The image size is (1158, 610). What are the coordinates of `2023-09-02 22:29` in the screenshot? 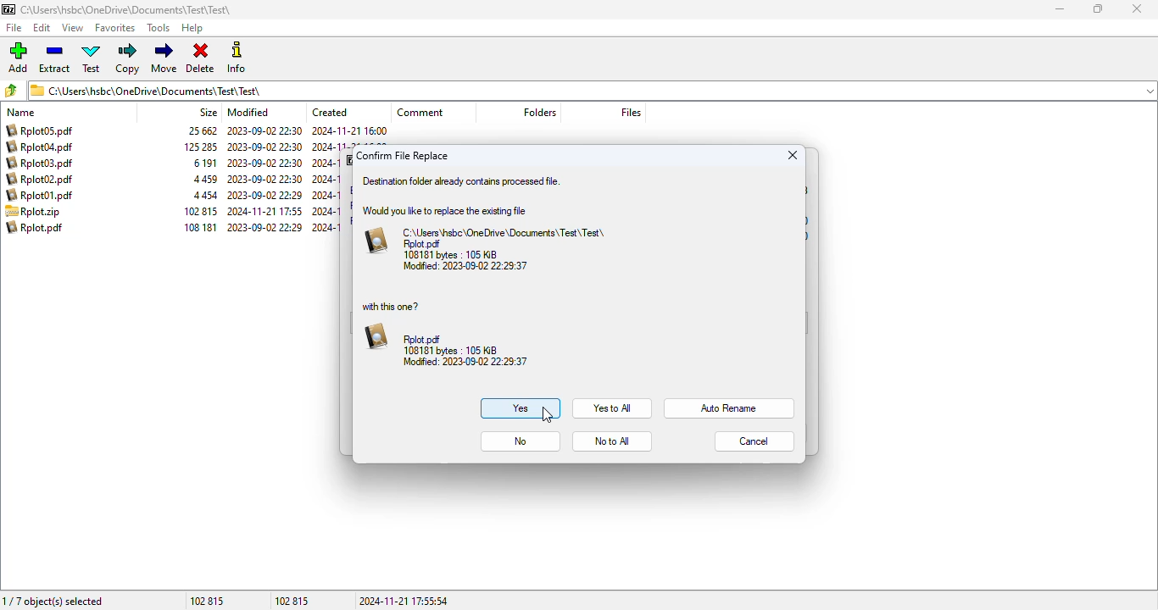 It's located at (264, 195).